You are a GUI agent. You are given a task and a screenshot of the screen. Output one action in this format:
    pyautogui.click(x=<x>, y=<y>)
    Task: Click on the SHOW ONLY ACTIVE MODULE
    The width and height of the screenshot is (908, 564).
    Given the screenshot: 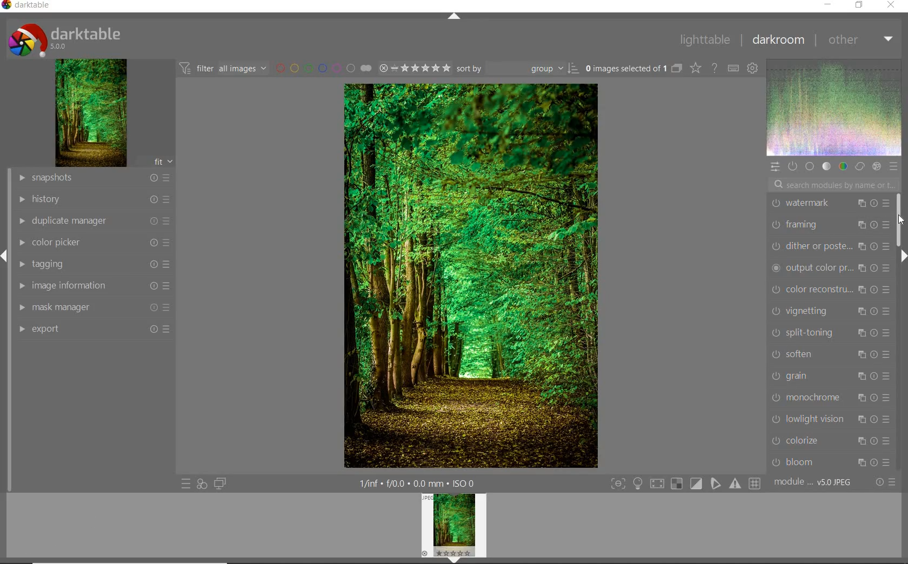 What is the action you would take?
    pyautogui.click(x=793, y=166)
    